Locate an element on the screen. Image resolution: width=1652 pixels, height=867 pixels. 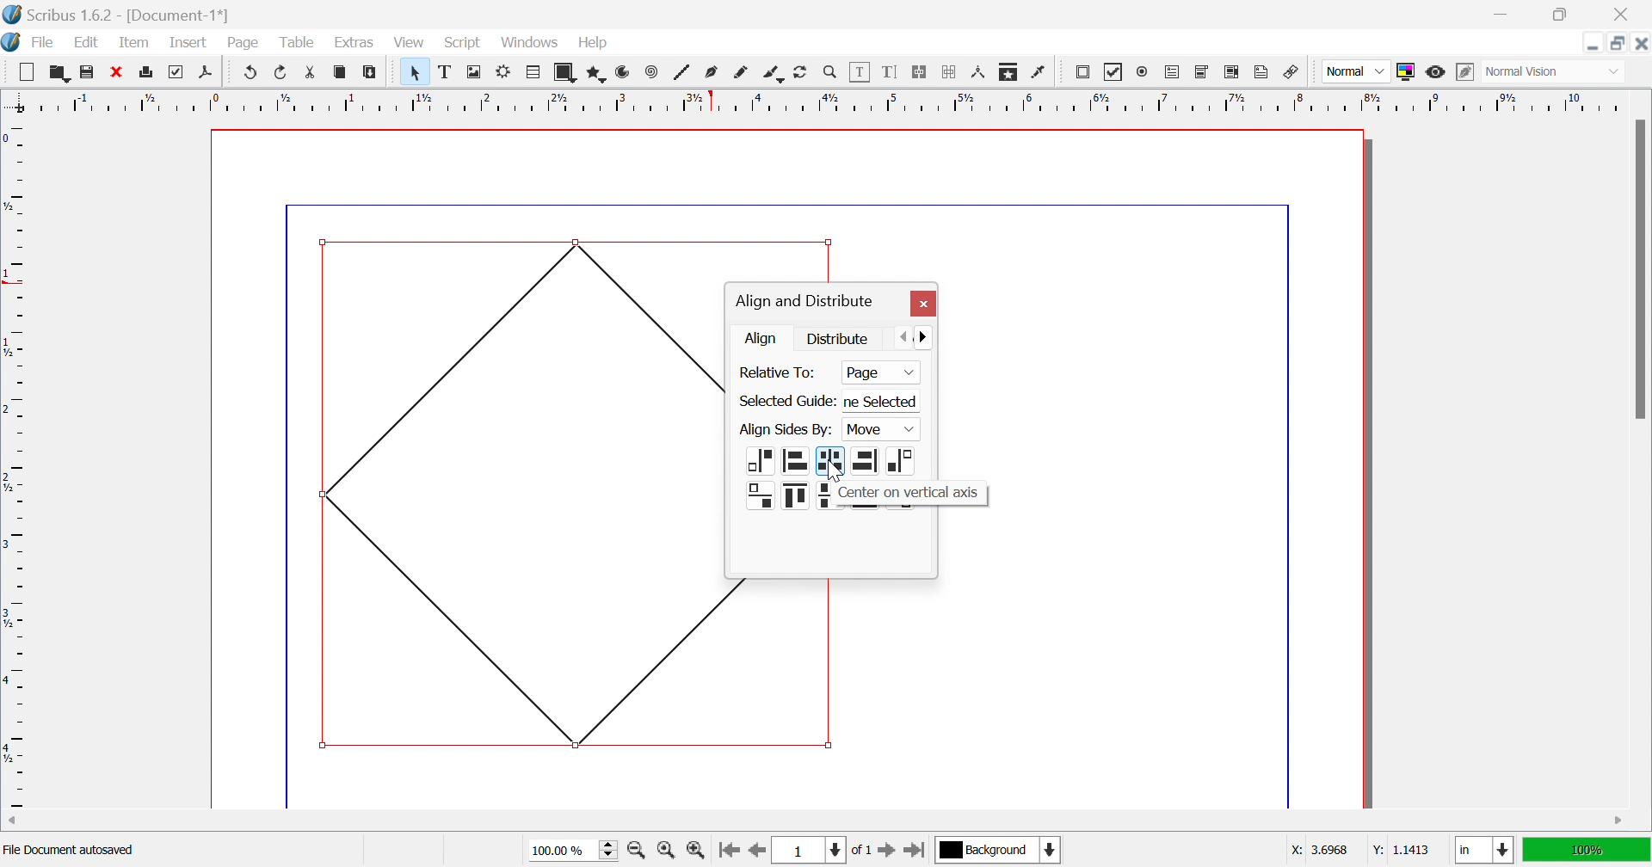
background is located at coordinates (1000, 849).